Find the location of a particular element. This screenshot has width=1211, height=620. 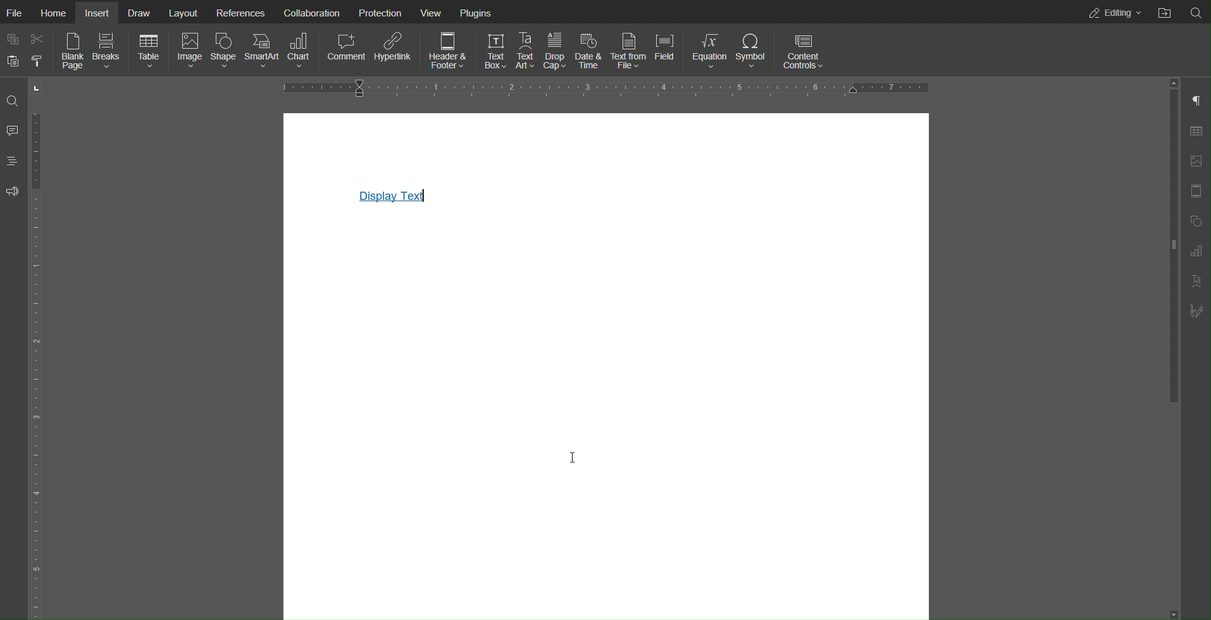

Search is located at coordinates (1199, 13).